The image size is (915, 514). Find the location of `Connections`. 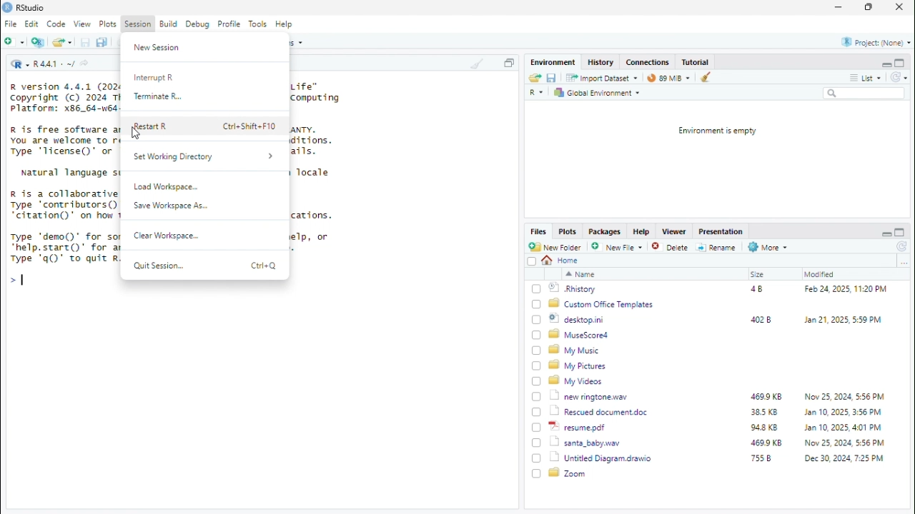

Connections is located at coordinates (648, 61).